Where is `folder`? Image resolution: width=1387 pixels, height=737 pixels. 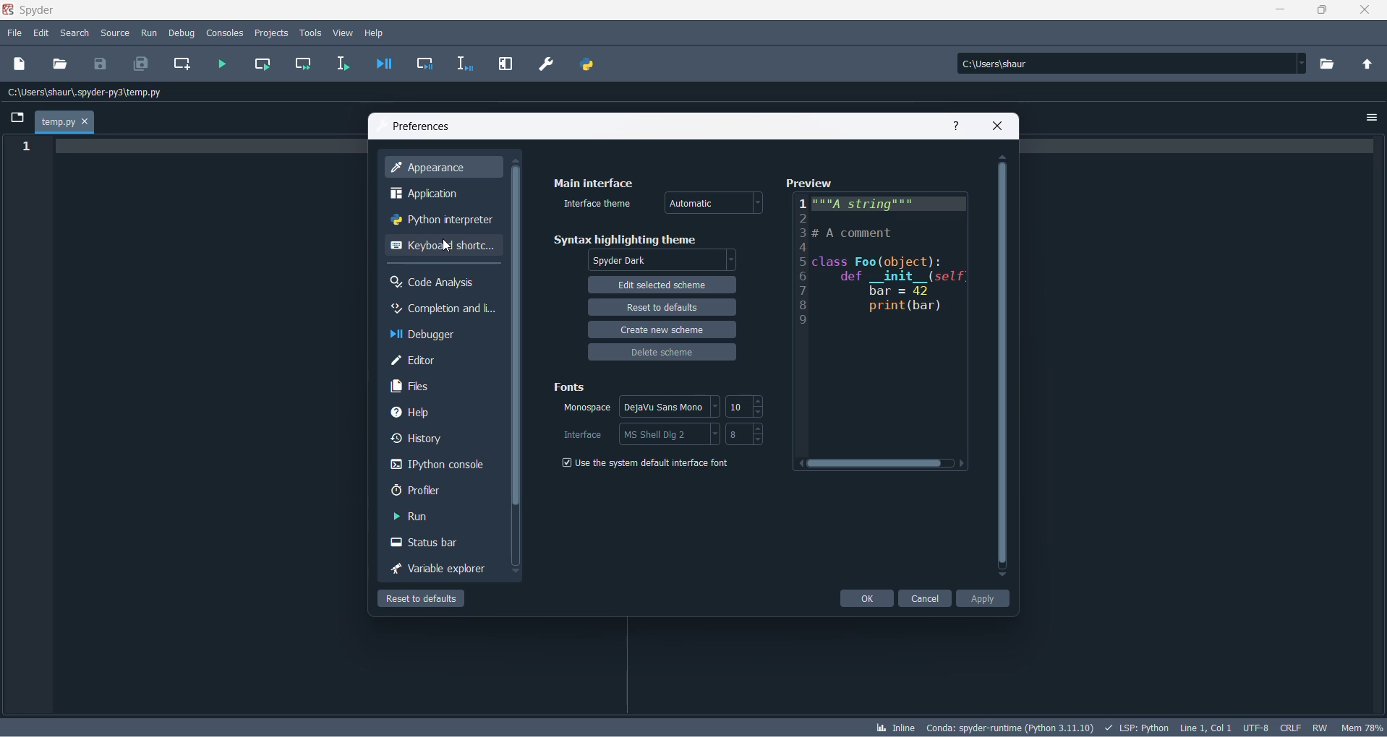
folder is located at coordinates (15, 119).